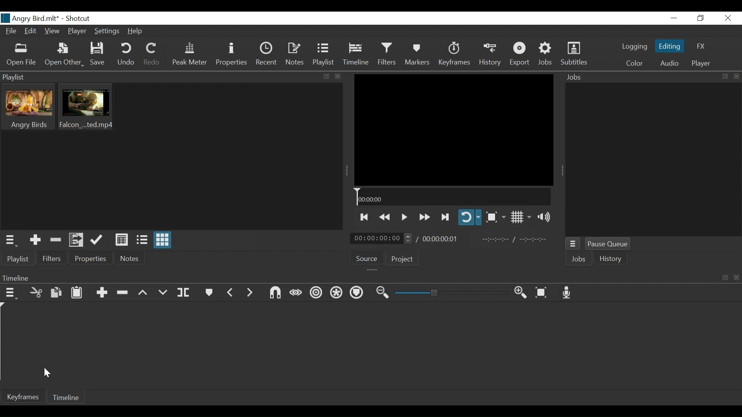  I want to click on Media Viewer, so click(454, 130).